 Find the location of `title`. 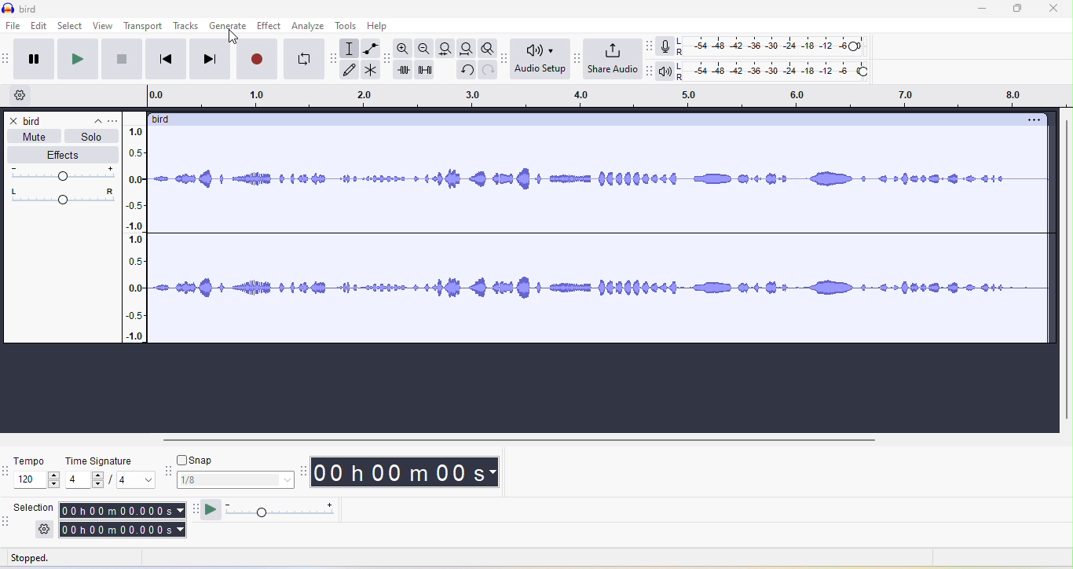

title is located at coordinates (24, 7).